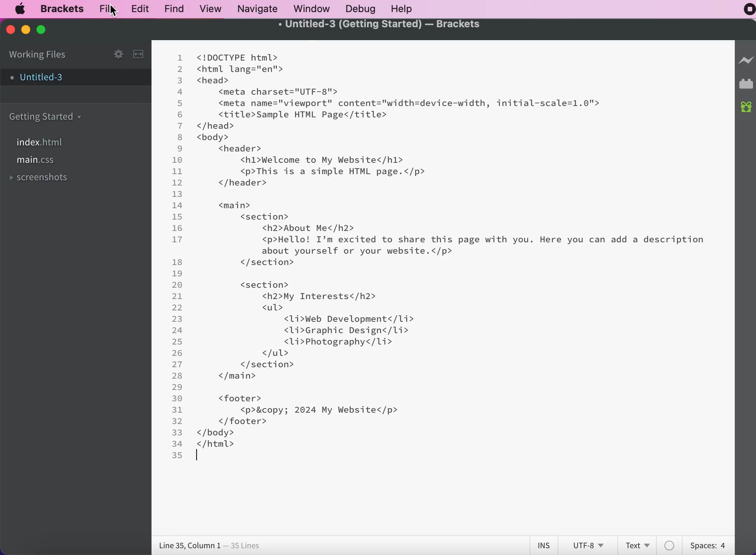 The width and height of the screenshot is (756, 555). What do you see at coordinates (212, 8) in the screenshot?
I see `view` at bounding box center [212, 8].